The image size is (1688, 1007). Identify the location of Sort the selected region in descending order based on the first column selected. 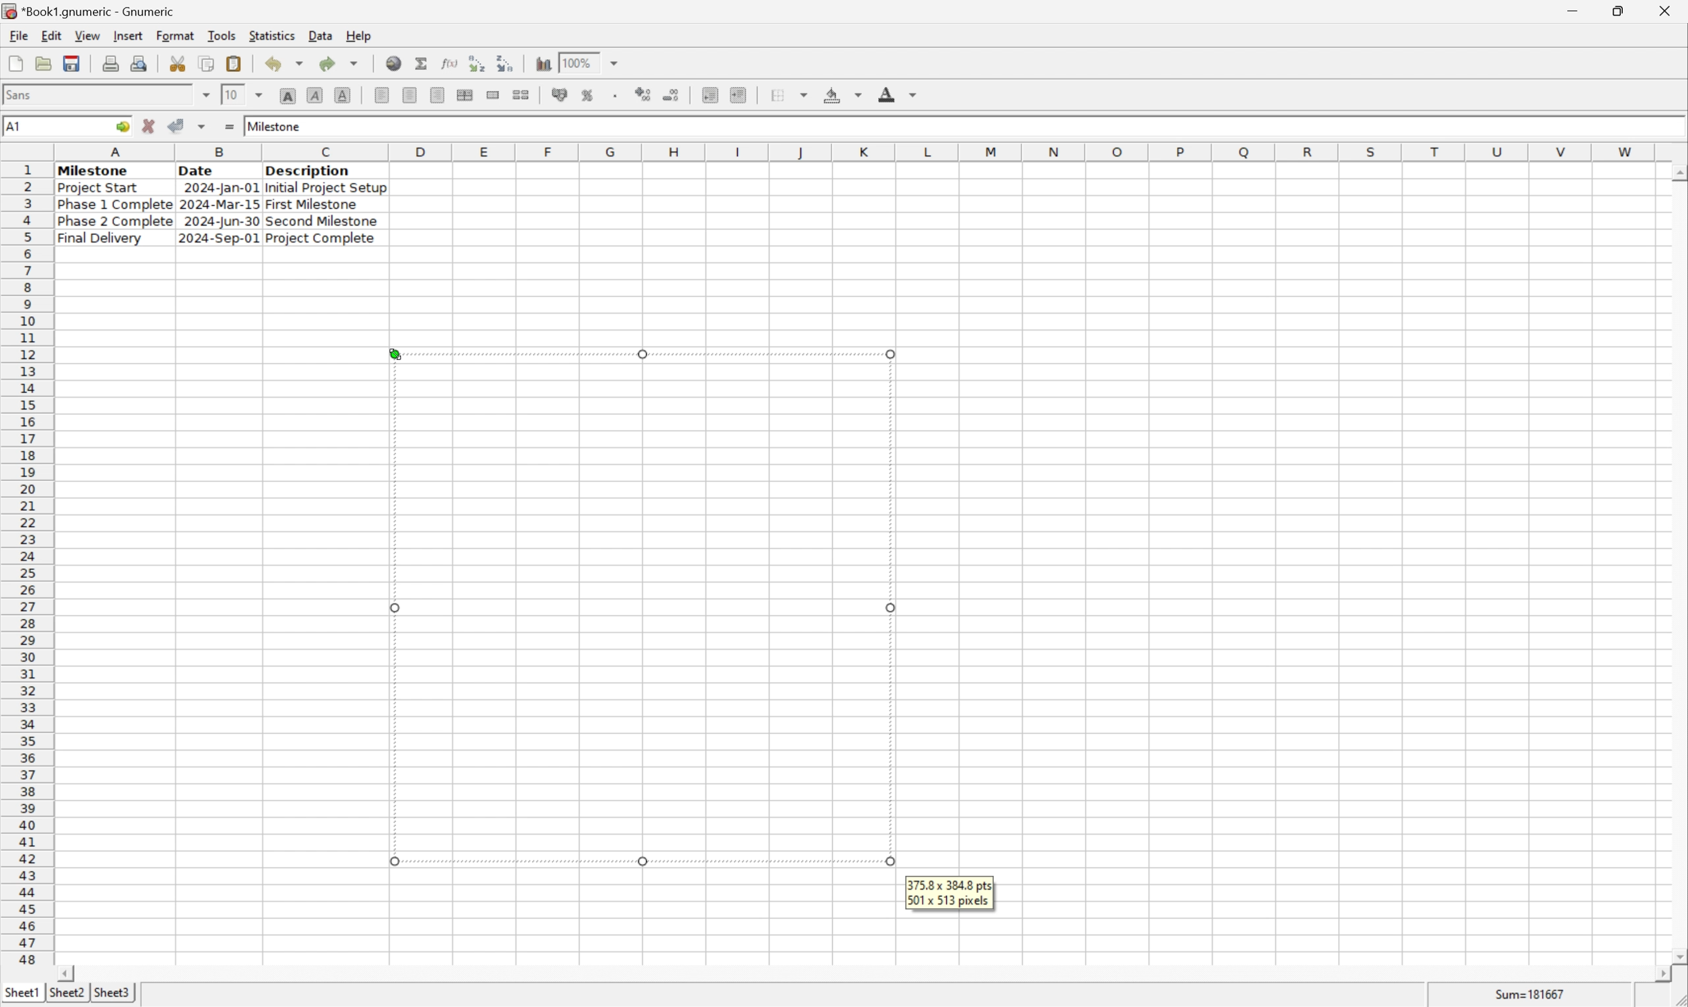
(506, 62).